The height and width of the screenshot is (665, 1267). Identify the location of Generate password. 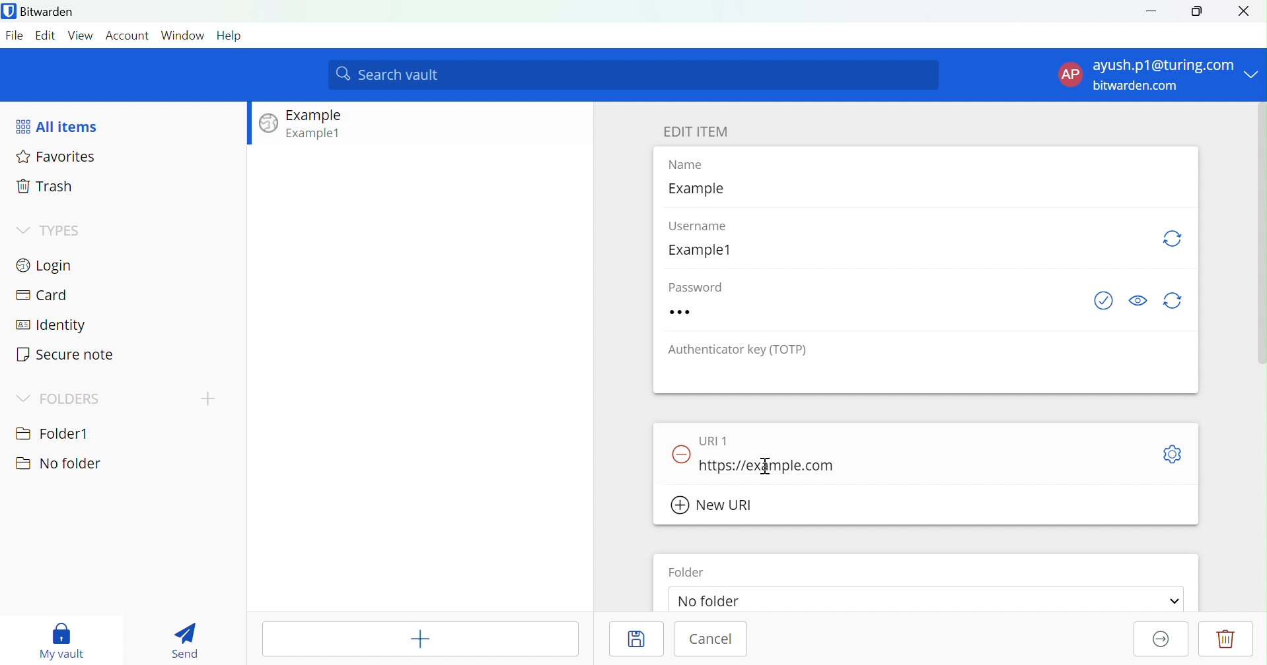
(1176, 300).